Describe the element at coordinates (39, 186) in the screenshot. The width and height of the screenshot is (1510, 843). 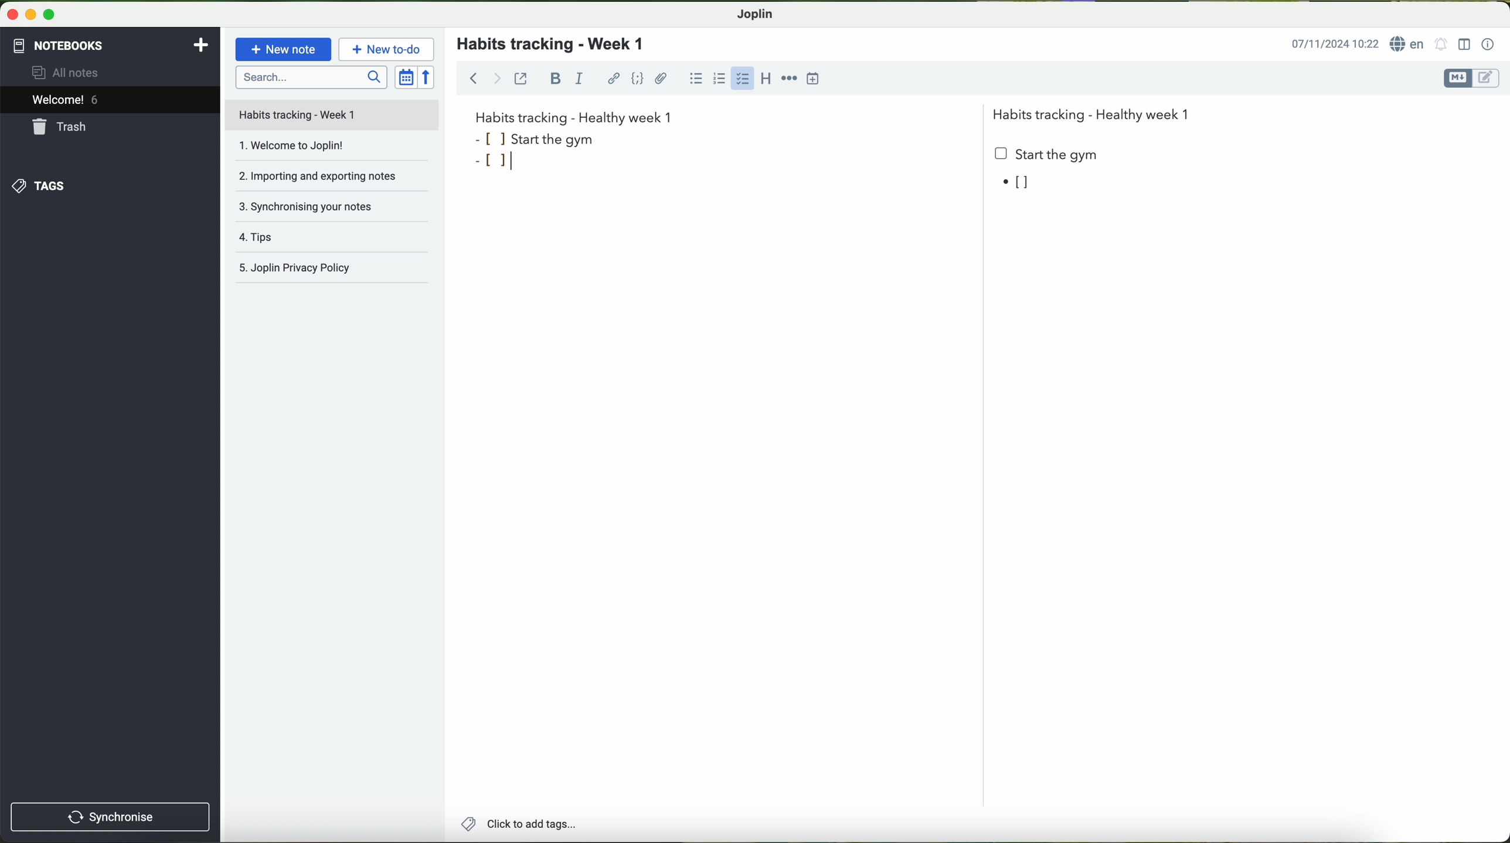
I see `tags` at that location.